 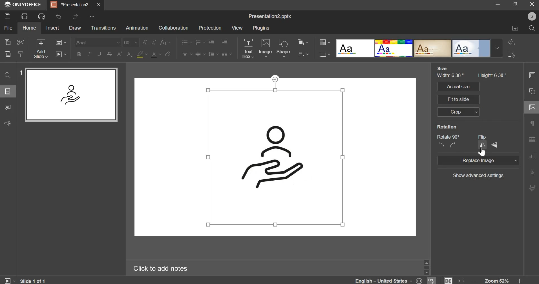 What do you see at coordinates (103, 28) in the screenshot?
I see `transitions` at bounding box center [103, 28].